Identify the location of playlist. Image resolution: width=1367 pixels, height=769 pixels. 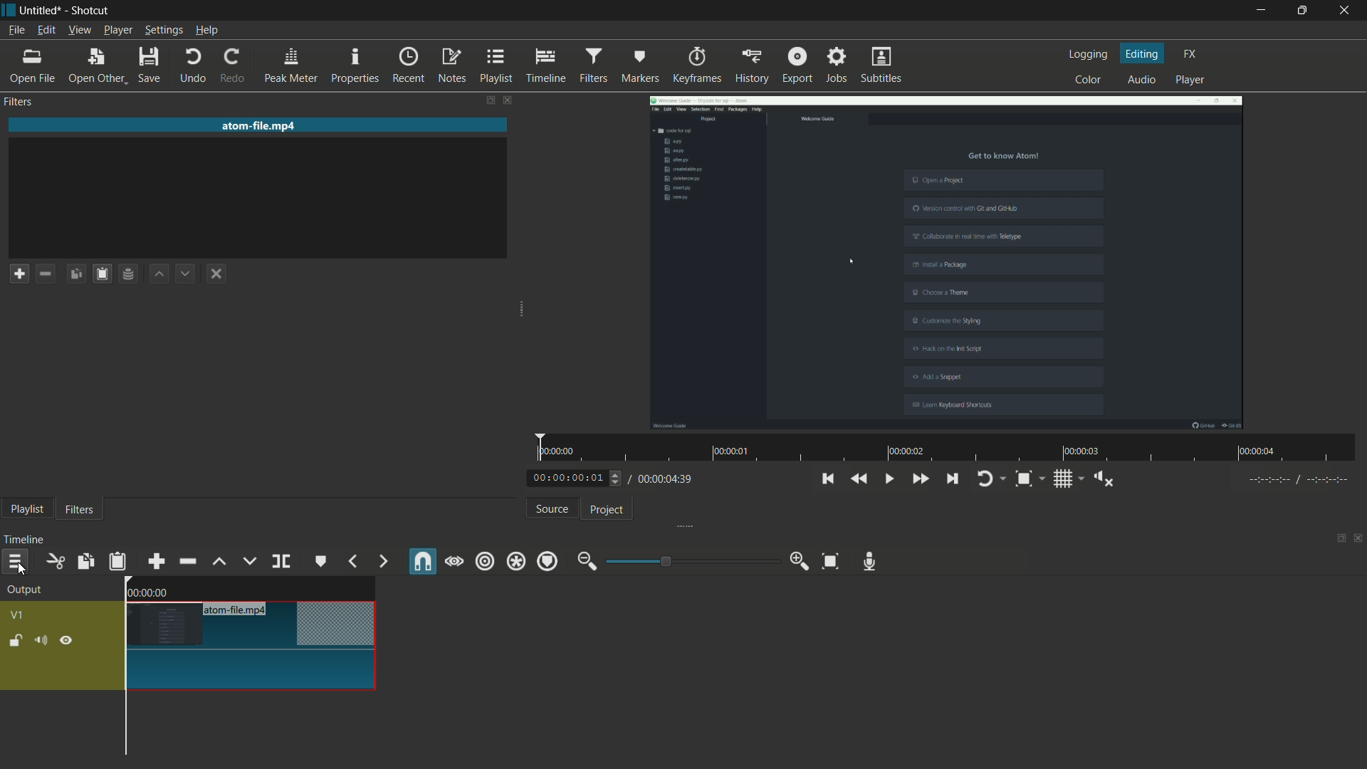
(27, 509).